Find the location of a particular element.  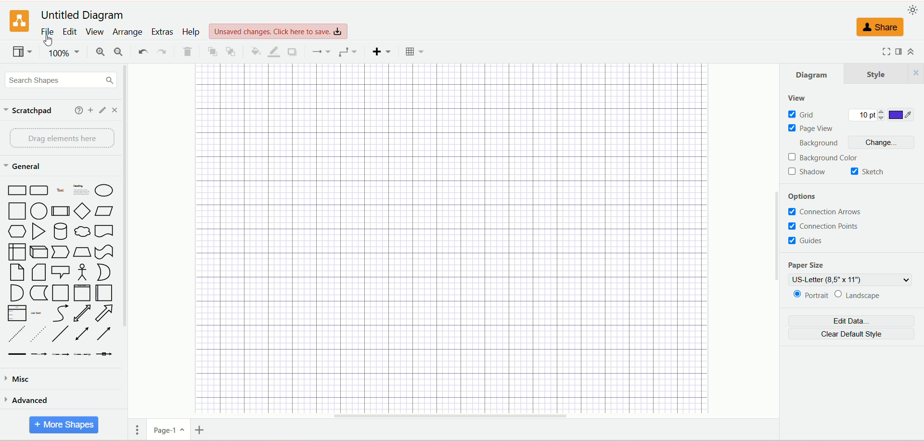

paper size is located at coordinates (805, 266).